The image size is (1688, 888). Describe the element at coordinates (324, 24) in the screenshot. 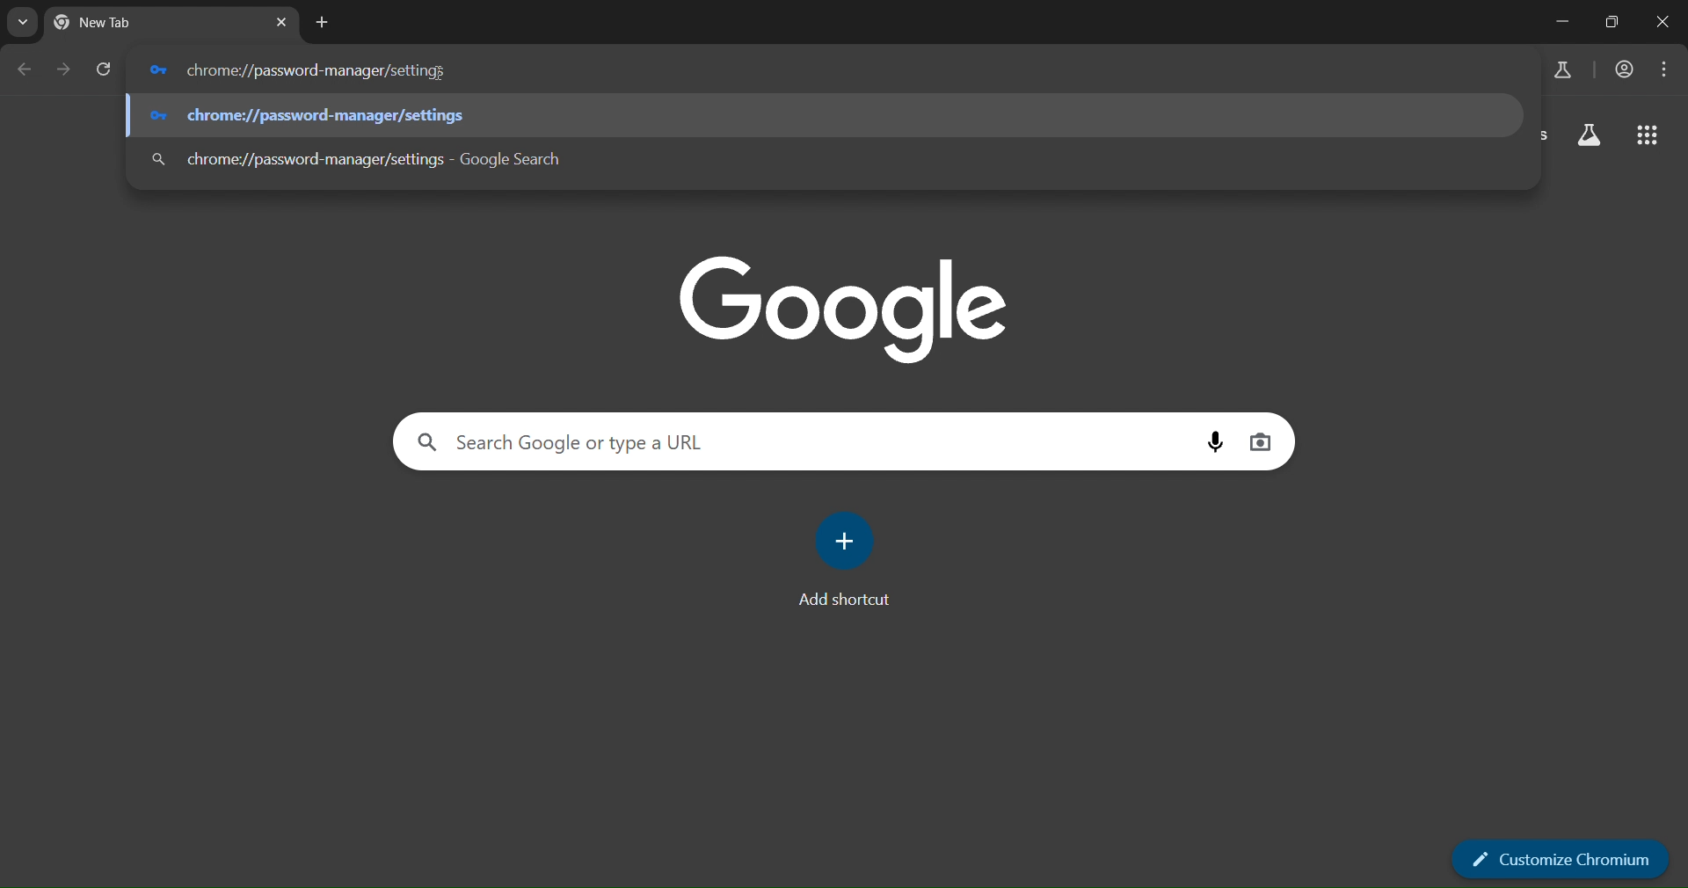

I see `new tab` at that location.